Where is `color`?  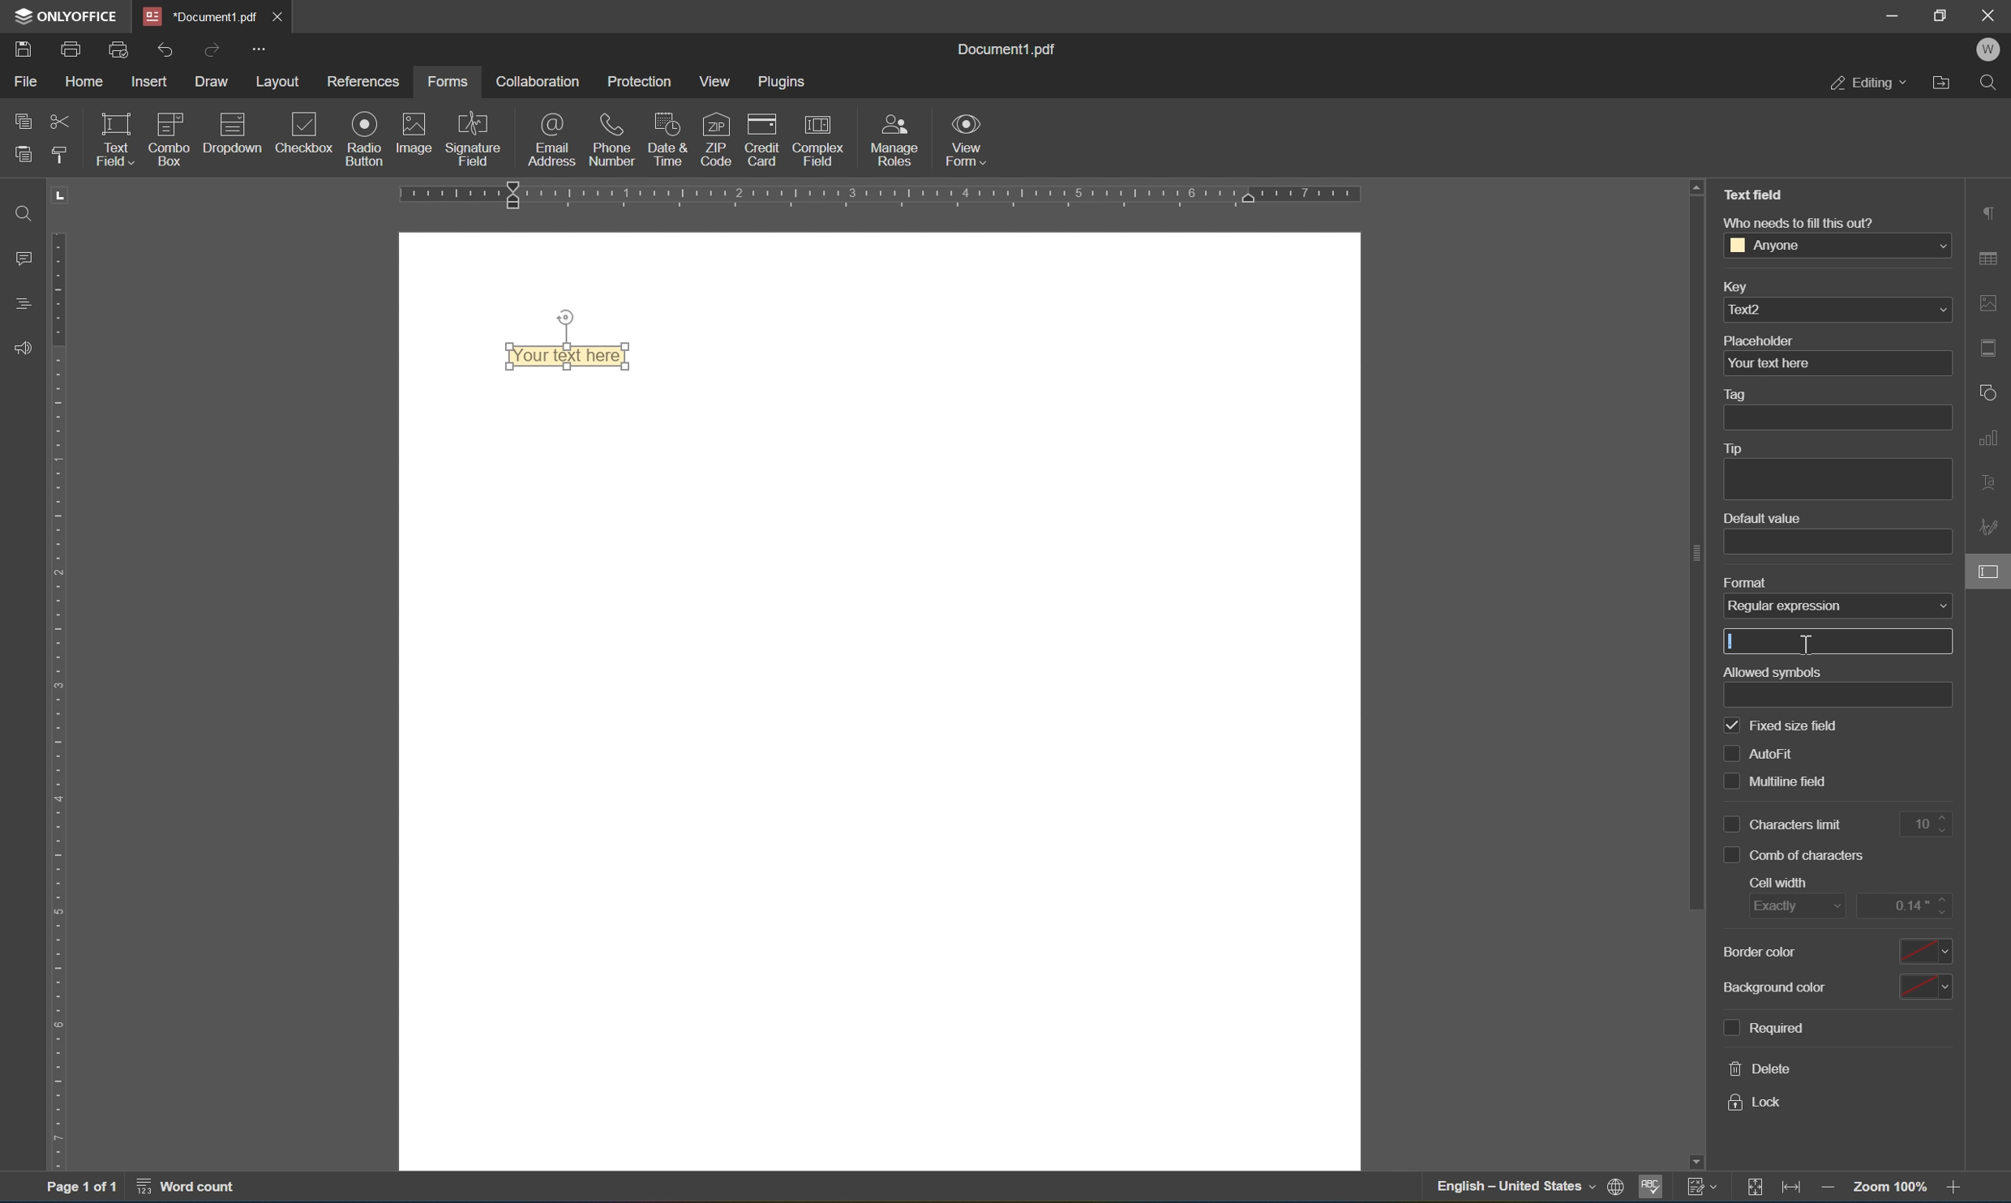 color is located at coordinates (1924, 988).